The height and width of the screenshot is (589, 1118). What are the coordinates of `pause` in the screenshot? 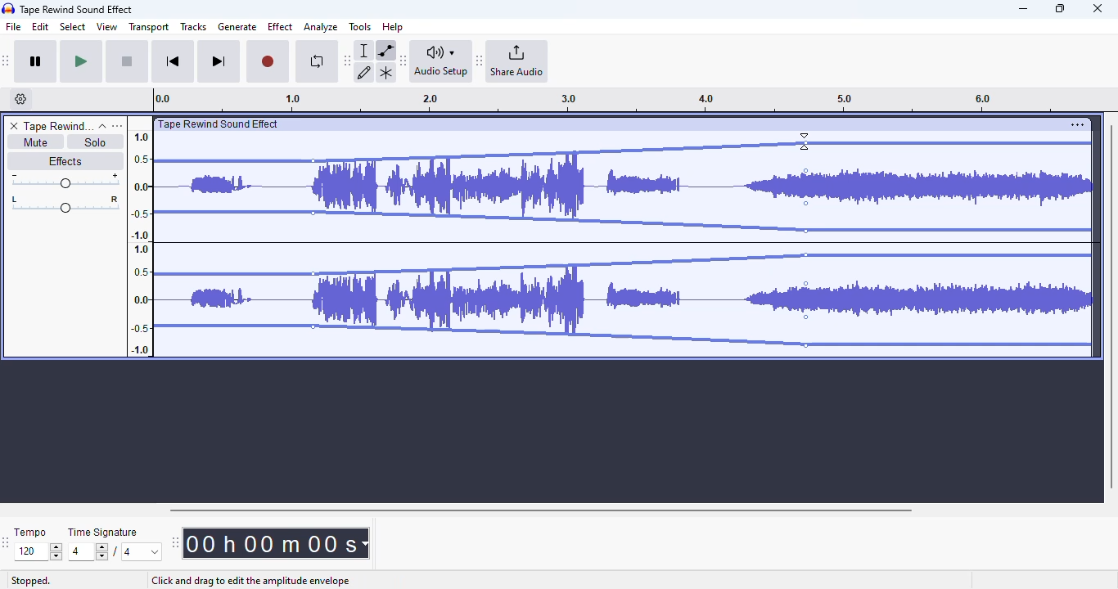 It's located at (36, 62).